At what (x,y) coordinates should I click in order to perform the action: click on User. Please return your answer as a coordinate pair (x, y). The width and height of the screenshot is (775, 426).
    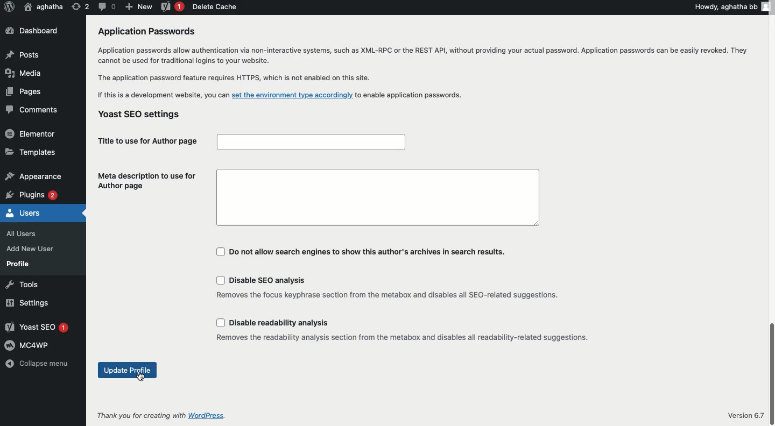
    Looking at the image, I should click on (44, 6).